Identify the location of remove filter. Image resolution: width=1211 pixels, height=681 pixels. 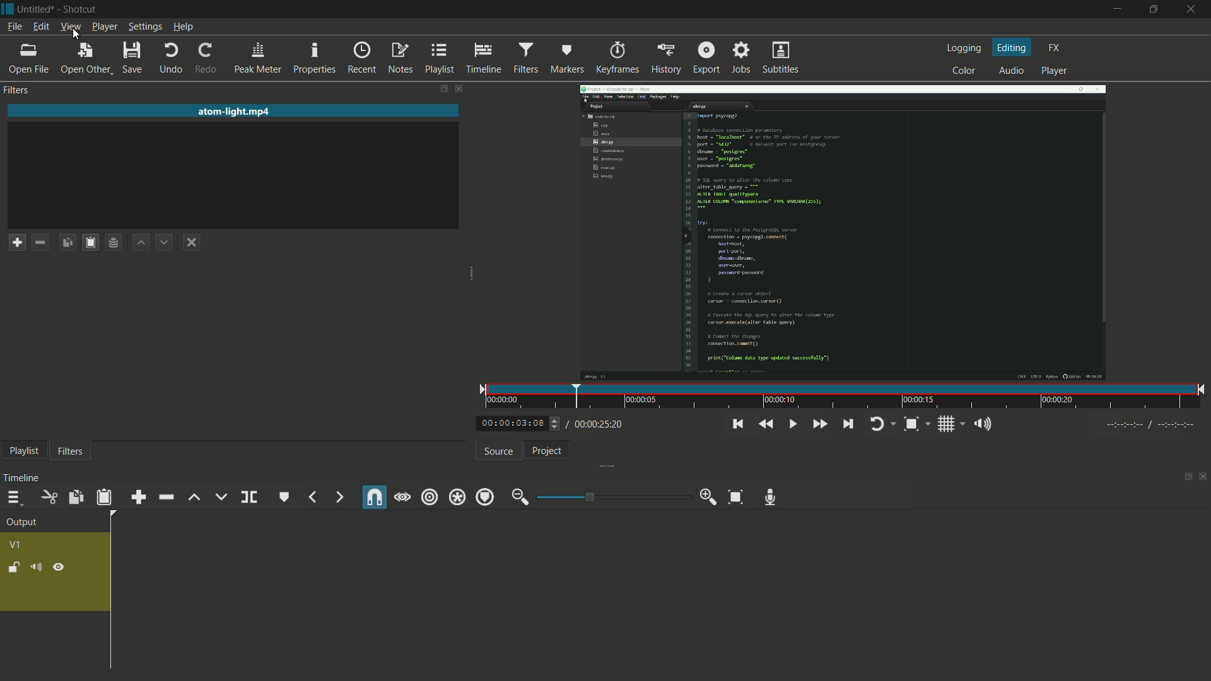
(40, 243).